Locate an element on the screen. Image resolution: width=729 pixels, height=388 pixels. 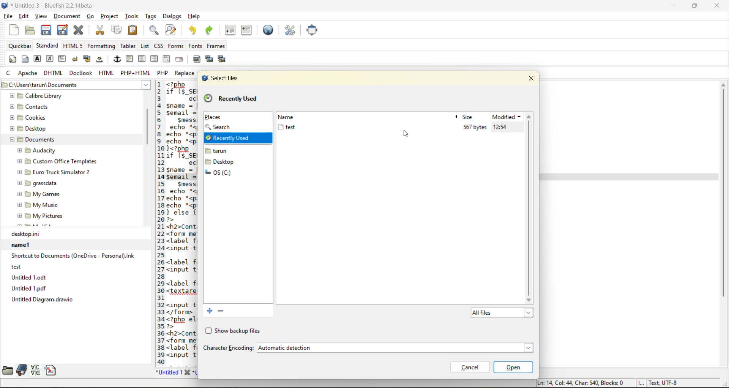
forms is located at coordinates (175, 46).